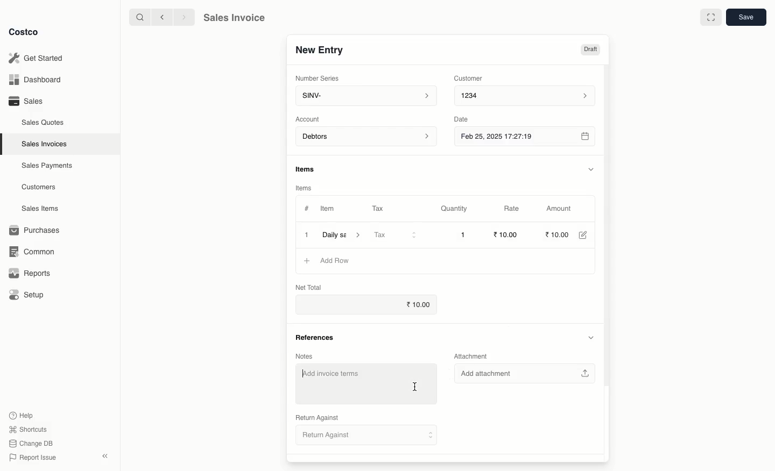 This screenshot has width=775, height=471. Describe the element at coordinates (23, 415) in the screenshot. I see `Help` at that location.